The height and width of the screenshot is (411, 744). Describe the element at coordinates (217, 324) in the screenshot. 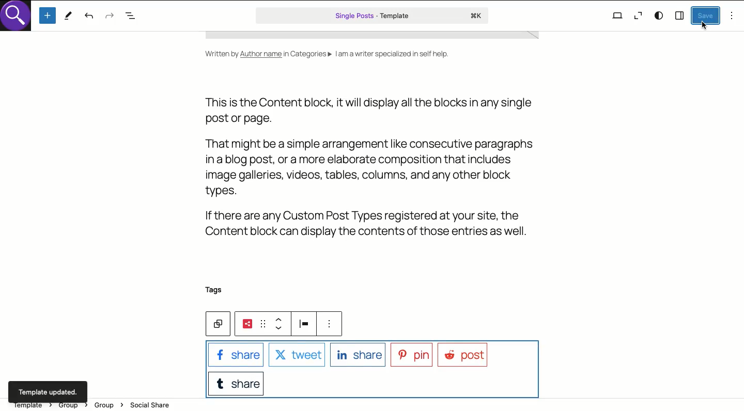

I see `Parent block` at that location.